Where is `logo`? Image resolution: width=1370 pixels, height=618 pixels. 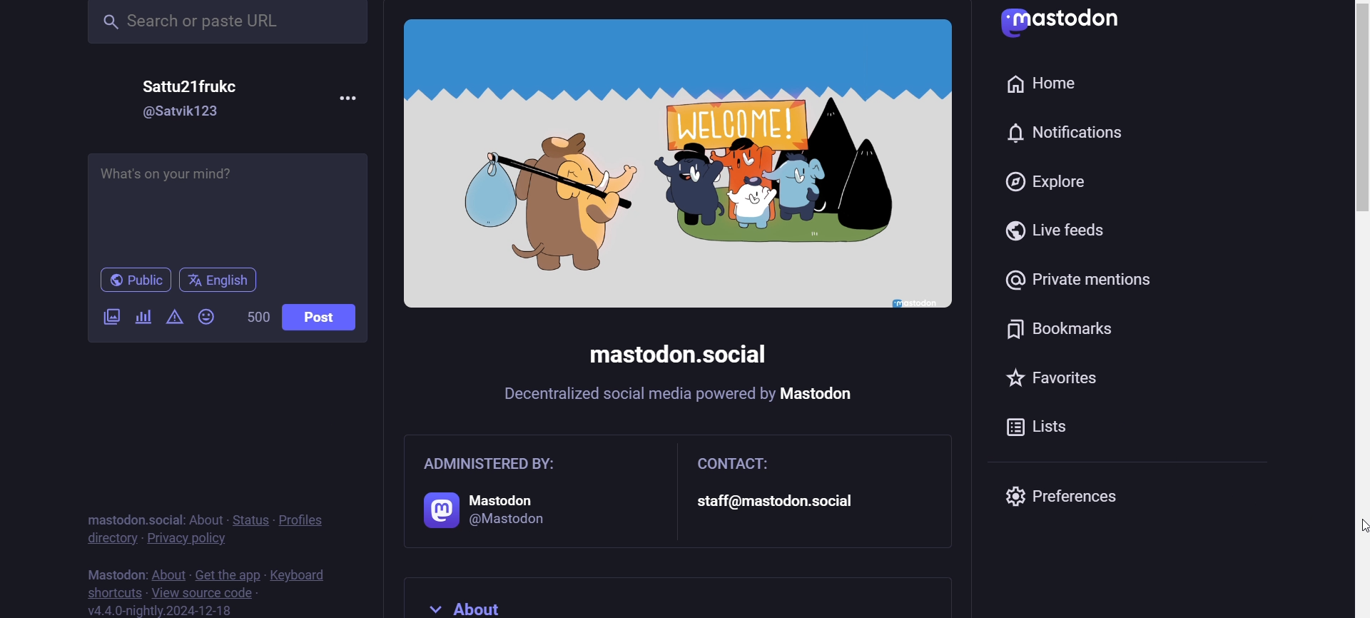
logo is located at coordinates (437, 511).